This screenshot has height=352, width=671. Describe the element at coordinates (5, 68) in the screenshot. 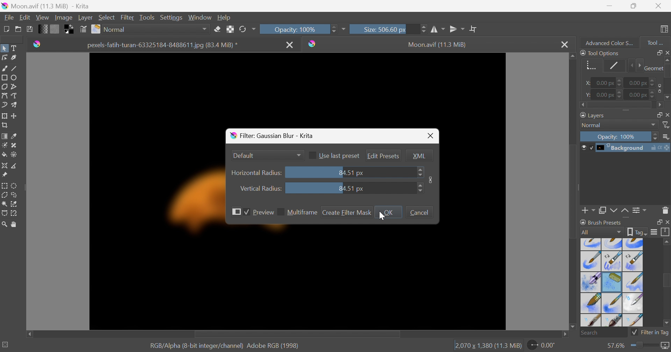

I see `Freehand brush tool` at that location.